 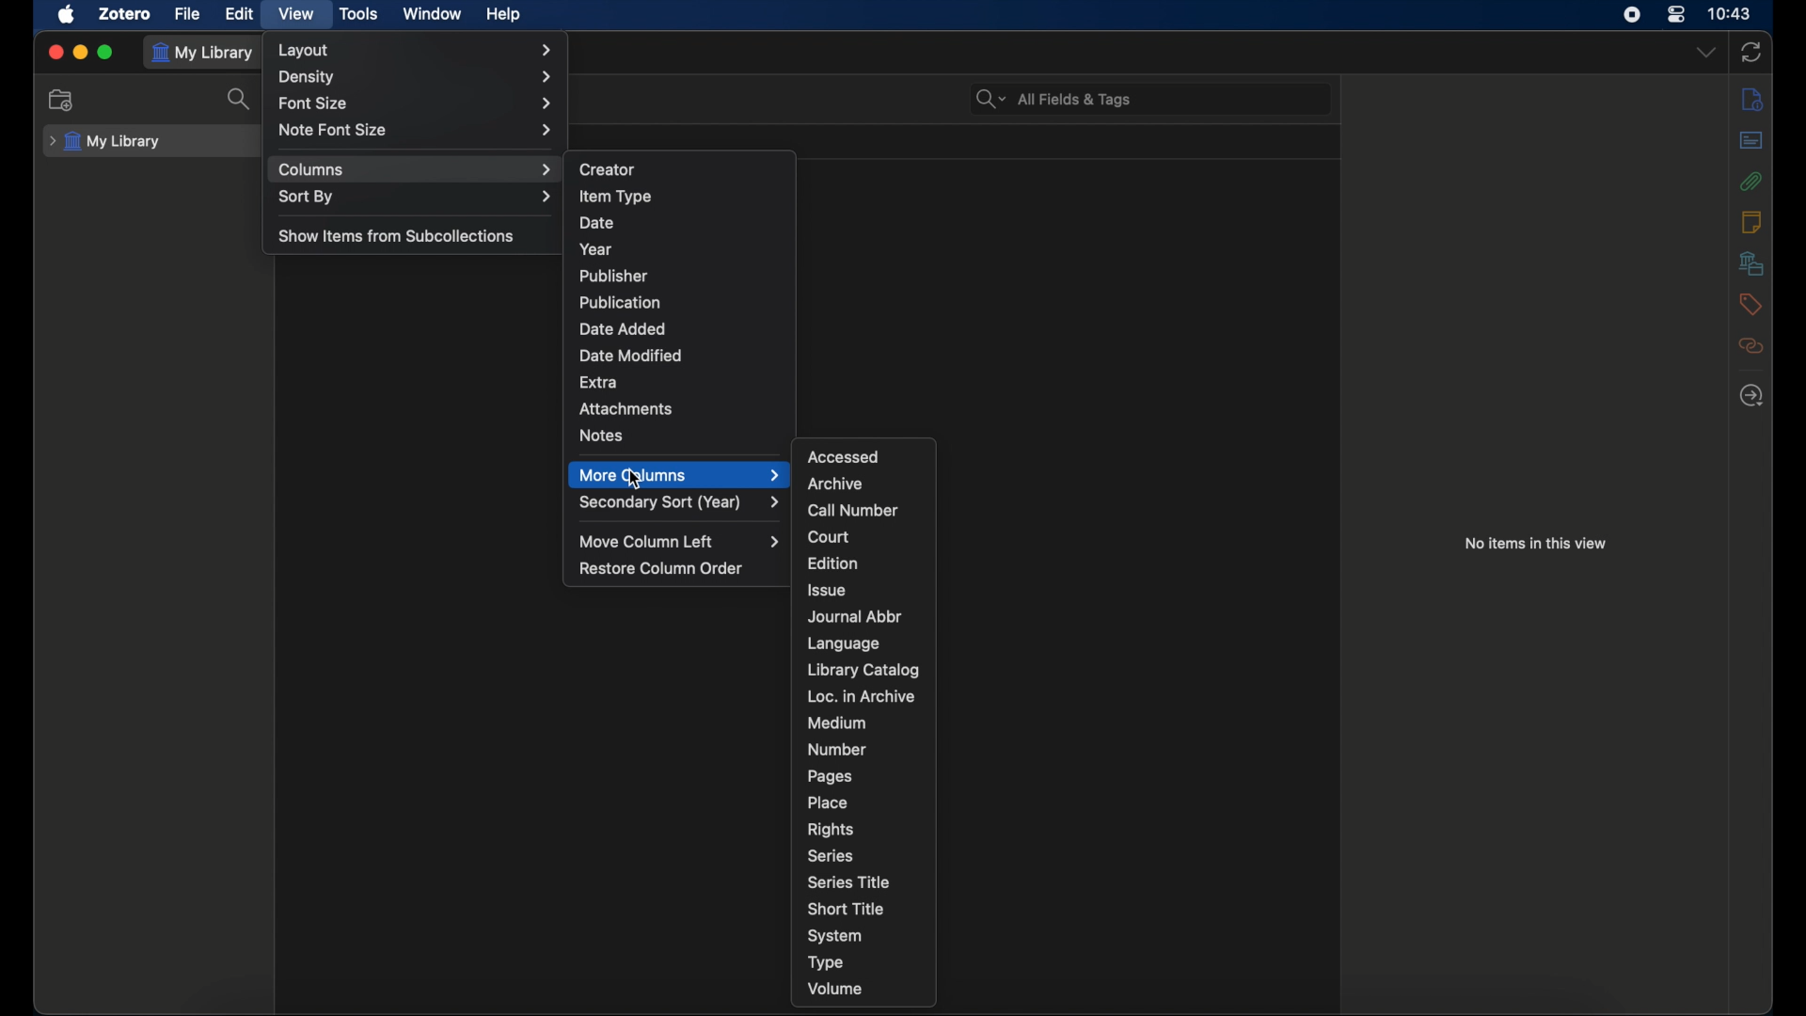 I want to click on series title, so click(x=850, y=881).